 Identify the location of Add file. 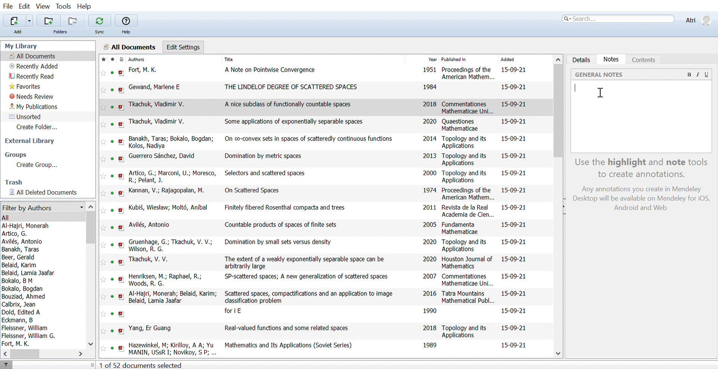
(14, 21).